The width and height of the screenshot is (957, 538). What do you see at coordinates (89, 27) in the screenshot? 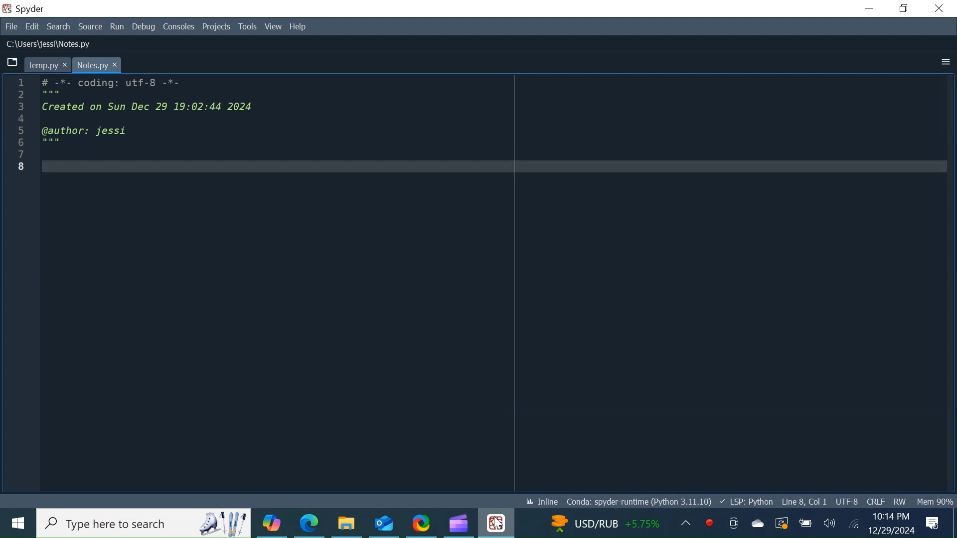
I see `Source` at bounding box center [89, 27].